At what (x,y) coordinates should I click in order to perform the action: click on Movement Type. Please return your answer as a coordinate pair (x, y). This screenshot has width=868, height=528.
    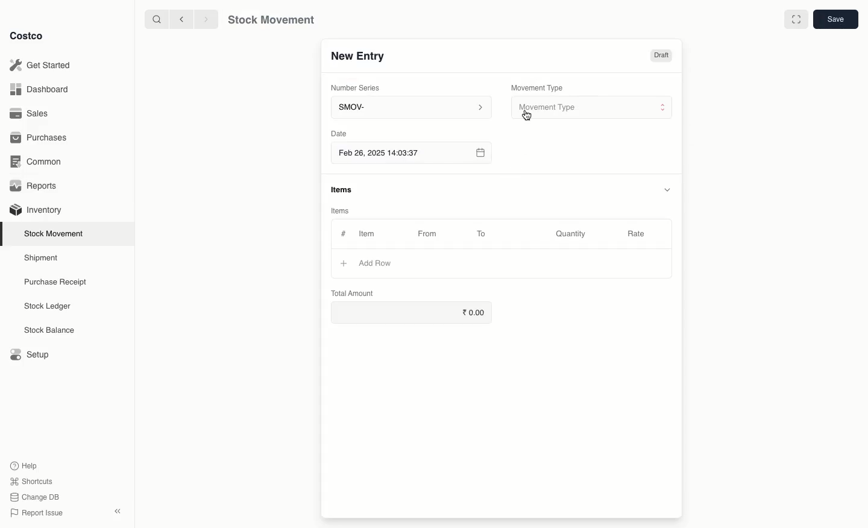
    Looking at the image, I should click on (593, 108).